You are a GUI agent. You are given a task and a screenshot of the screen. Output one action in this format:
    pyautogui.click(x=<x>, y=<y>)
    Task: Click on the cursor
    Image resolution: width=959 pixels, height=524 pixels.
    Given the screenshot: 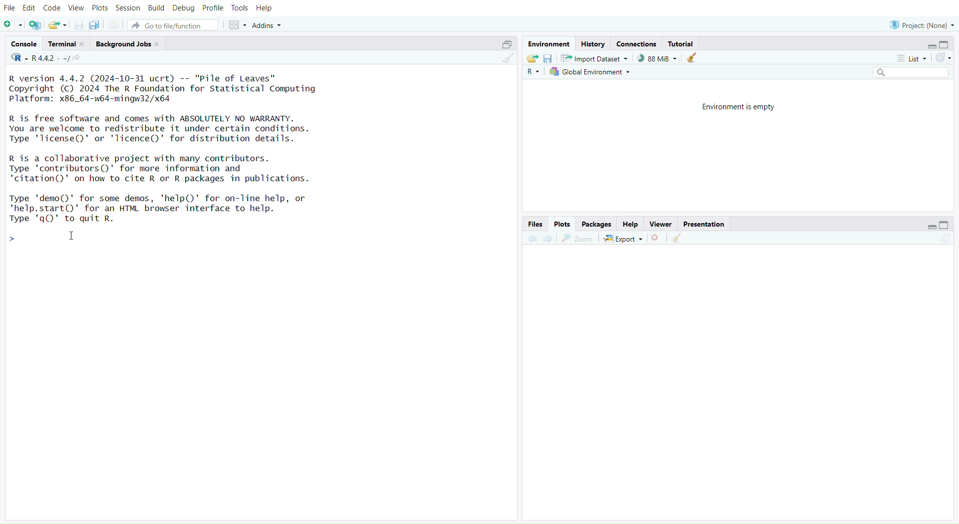 What is the action you would take?
    pyautogui.click(x=70, y=237)
    